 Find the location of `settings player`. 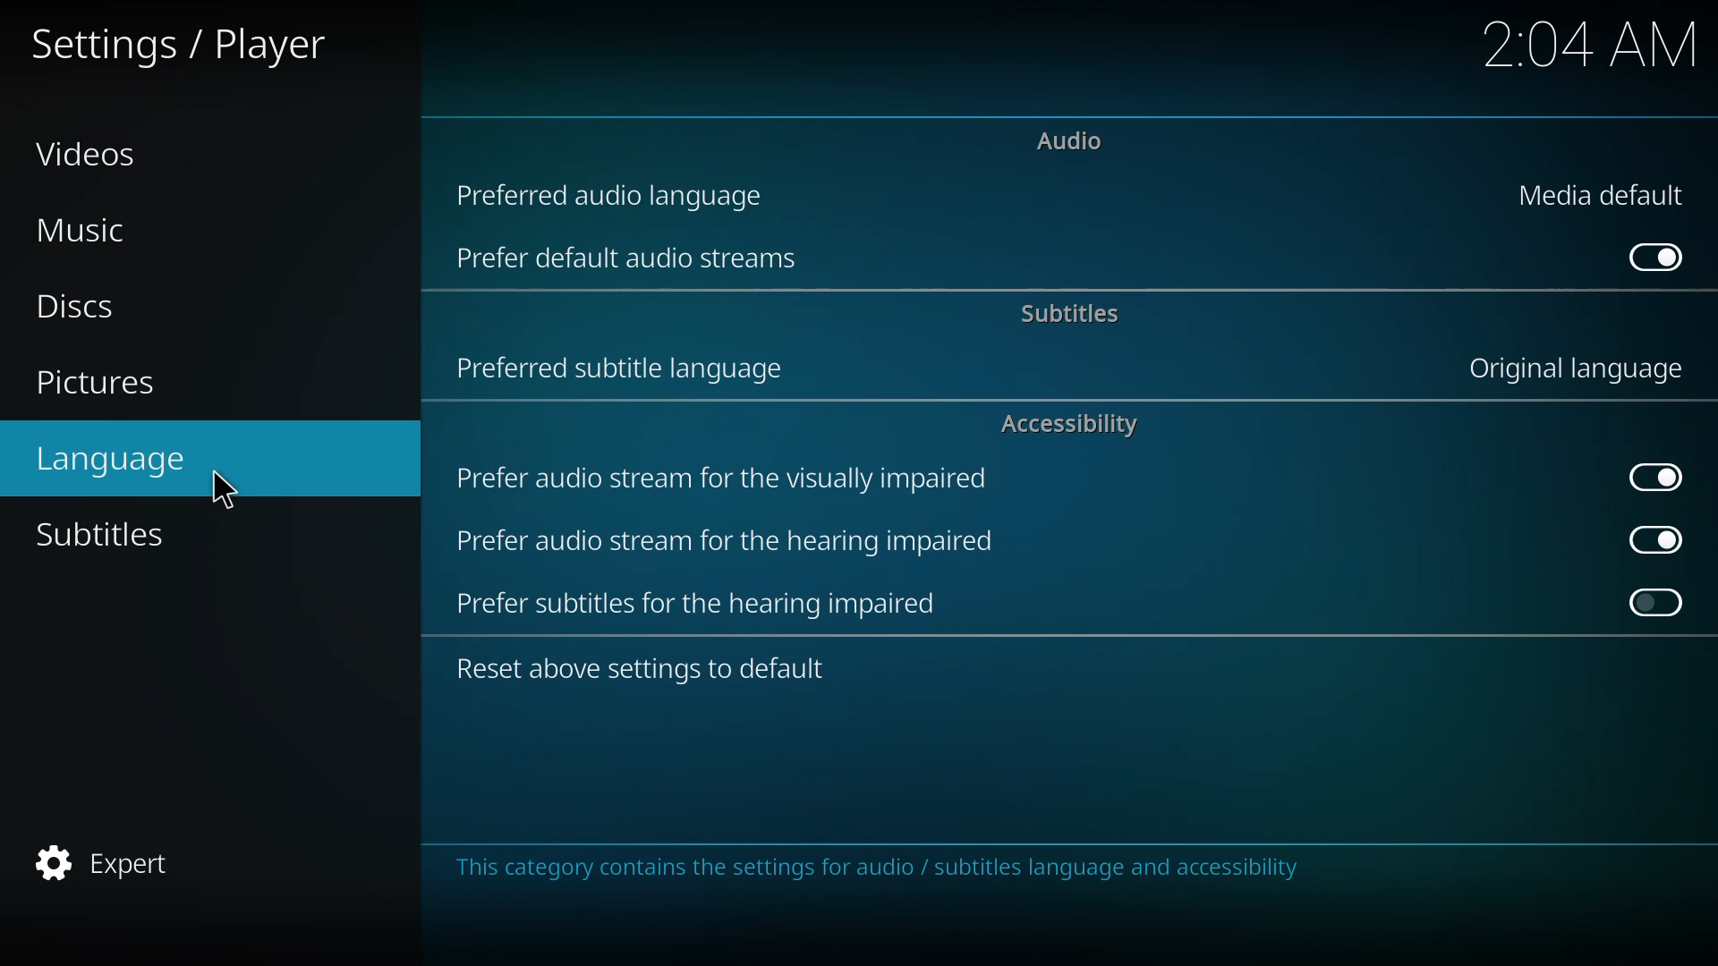

settings player is located at coordinates (174, 42).